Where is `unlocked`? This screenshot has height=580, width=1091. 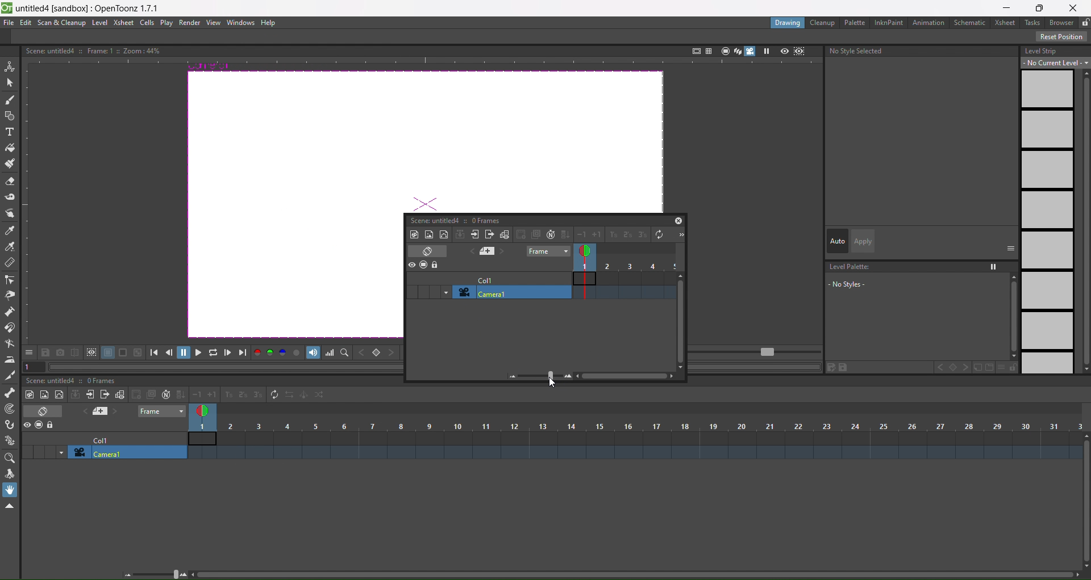
unlocked is located at coordinates (1084, 21).